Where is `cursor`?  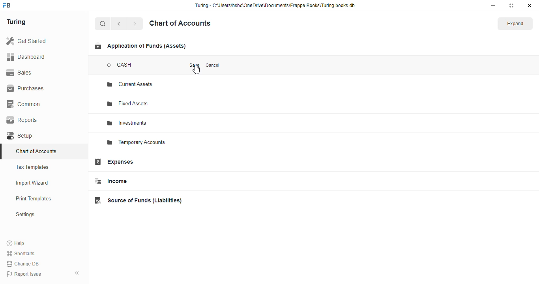 cursor is located at coordinates (197, 70).